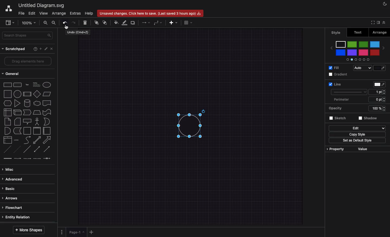  What do you see at coordinates (189, 125) in the screenshot?
I see `Shape` at bounding box center [189, 125].